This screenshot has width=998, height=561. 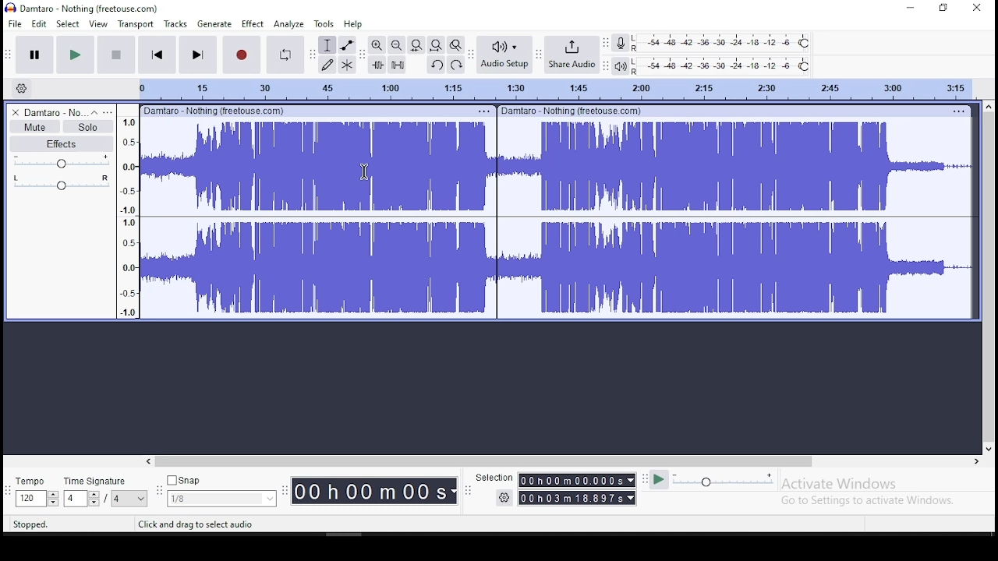 What do you see at coordinates (619, 44) in the screenshot?
I see `record meter` at bounding box center [619, 44].